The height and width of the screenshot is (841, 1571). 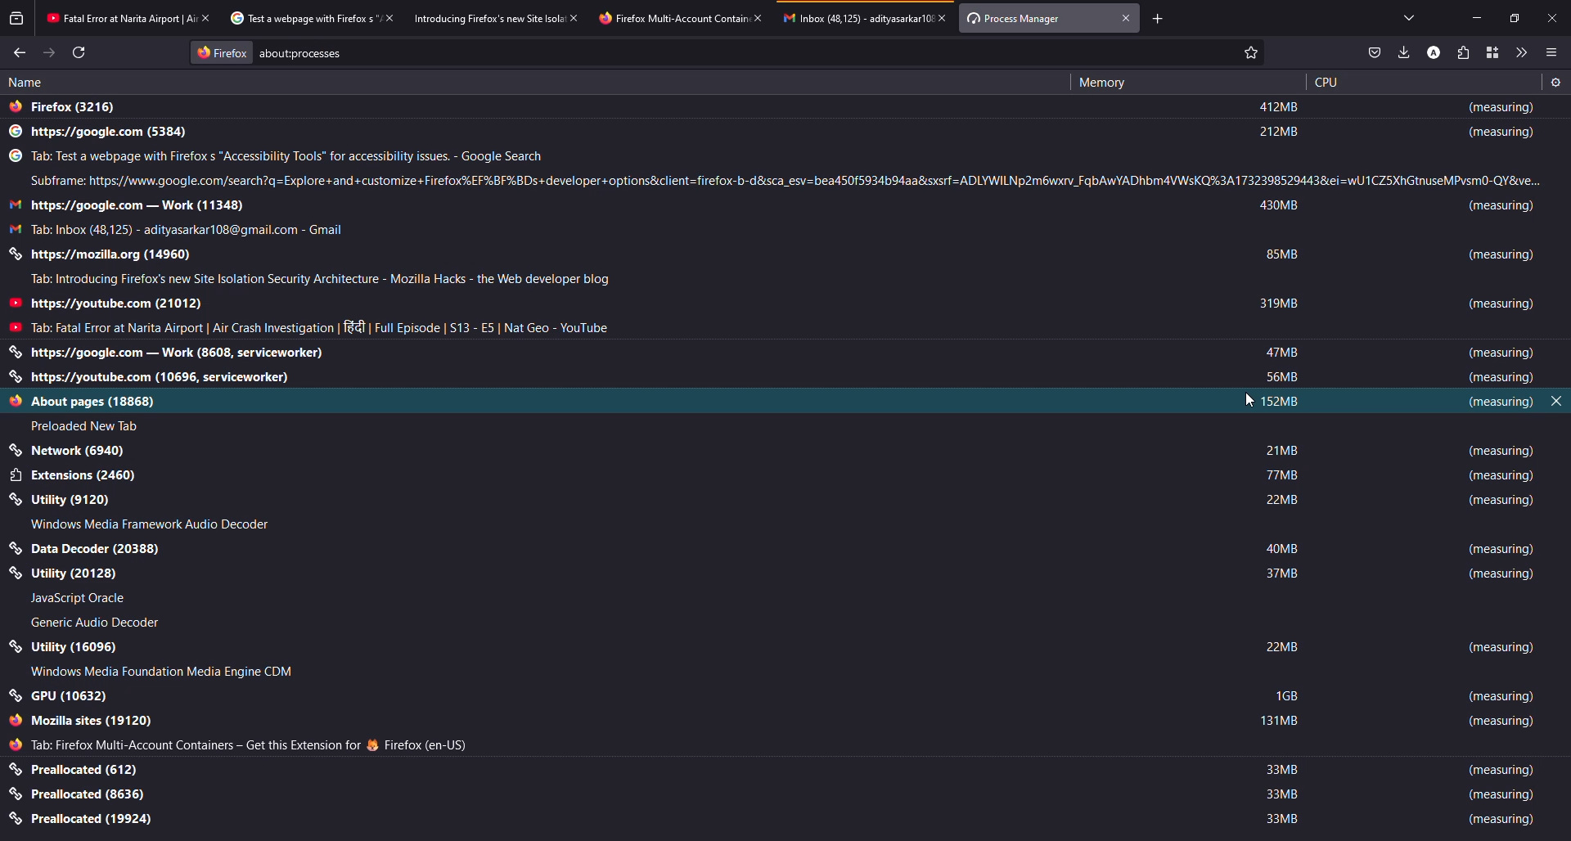 I want to click on https://youtube.com (10696, serviceworker), so click(x=151, y=376).